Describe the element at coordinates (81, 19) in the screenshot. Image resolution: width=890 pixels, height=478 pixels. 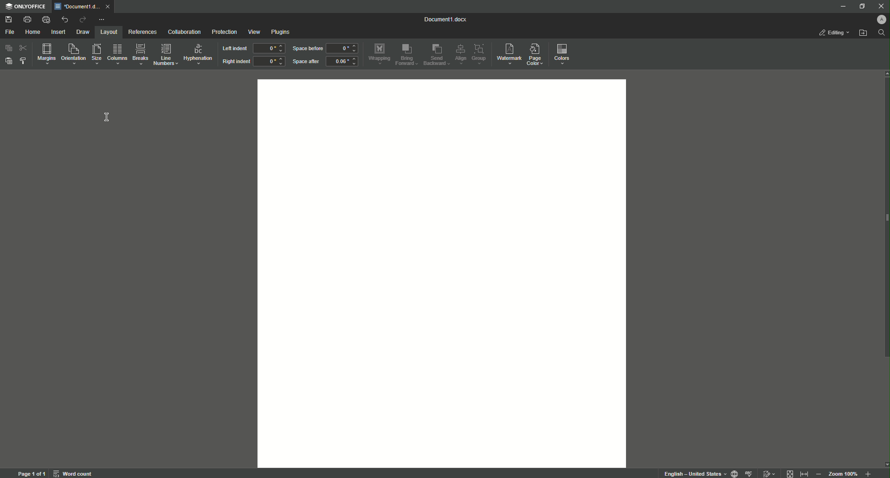
I see `Redo` at that location.